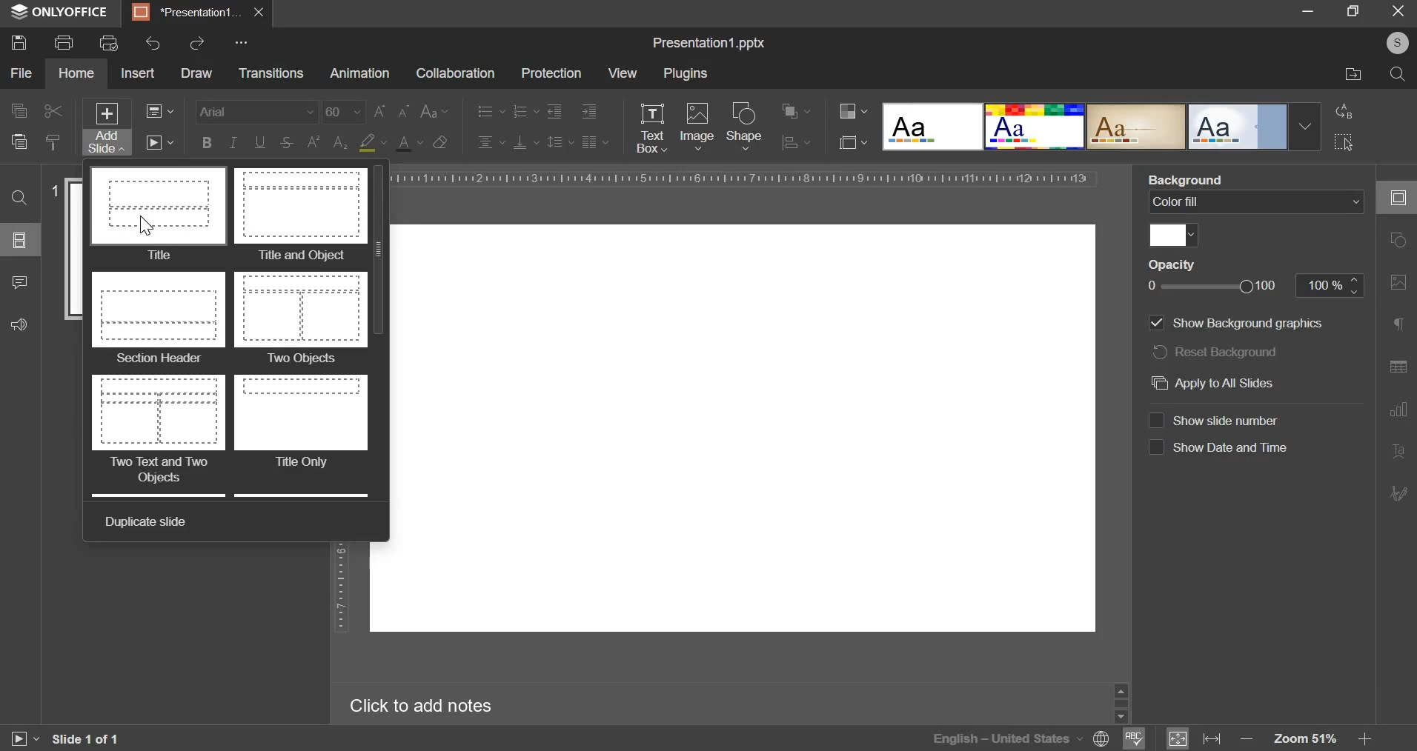 This screenshot has height=751, width=1417. I want to click on find, so click(19, 197).